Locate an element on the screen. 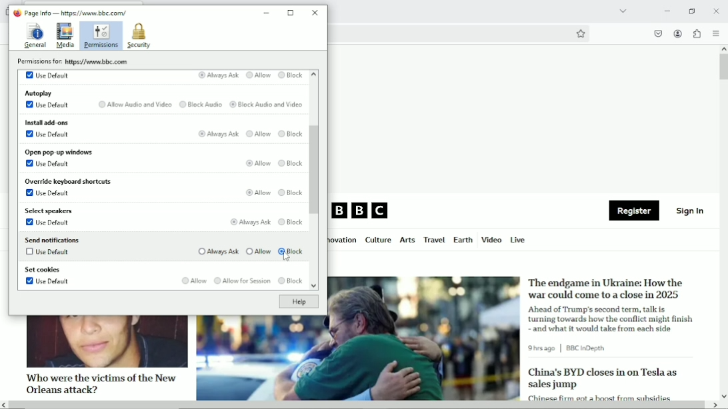  Block audio and video is located at coordinates (266, 105).